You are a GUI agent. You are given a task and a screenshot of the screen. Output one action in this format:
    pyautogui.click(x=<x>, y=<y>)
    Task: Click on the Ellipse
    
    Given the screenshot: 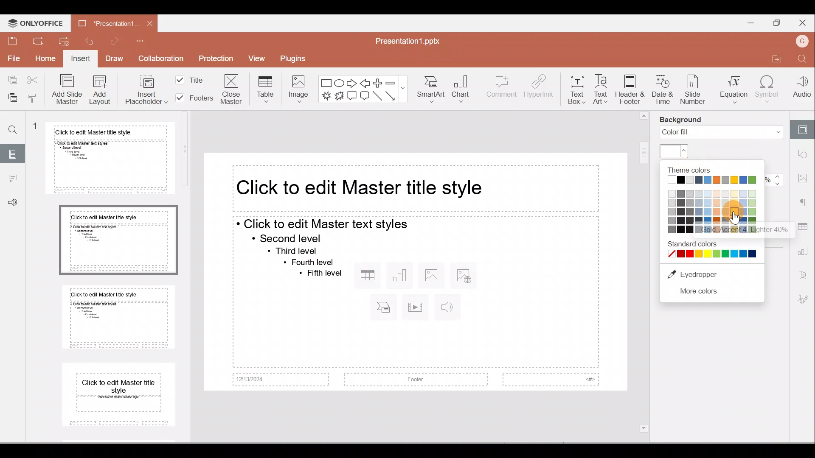 What is the action you would take?
    pyautogui.click(x=339, y=82)
    